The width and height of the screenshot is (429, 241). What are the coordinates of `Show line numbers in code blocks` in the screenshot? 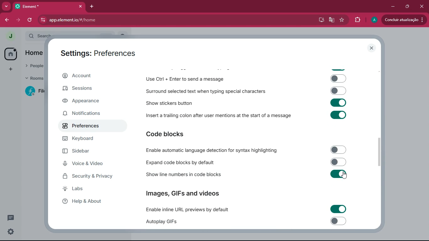 It's located at (245, 175).